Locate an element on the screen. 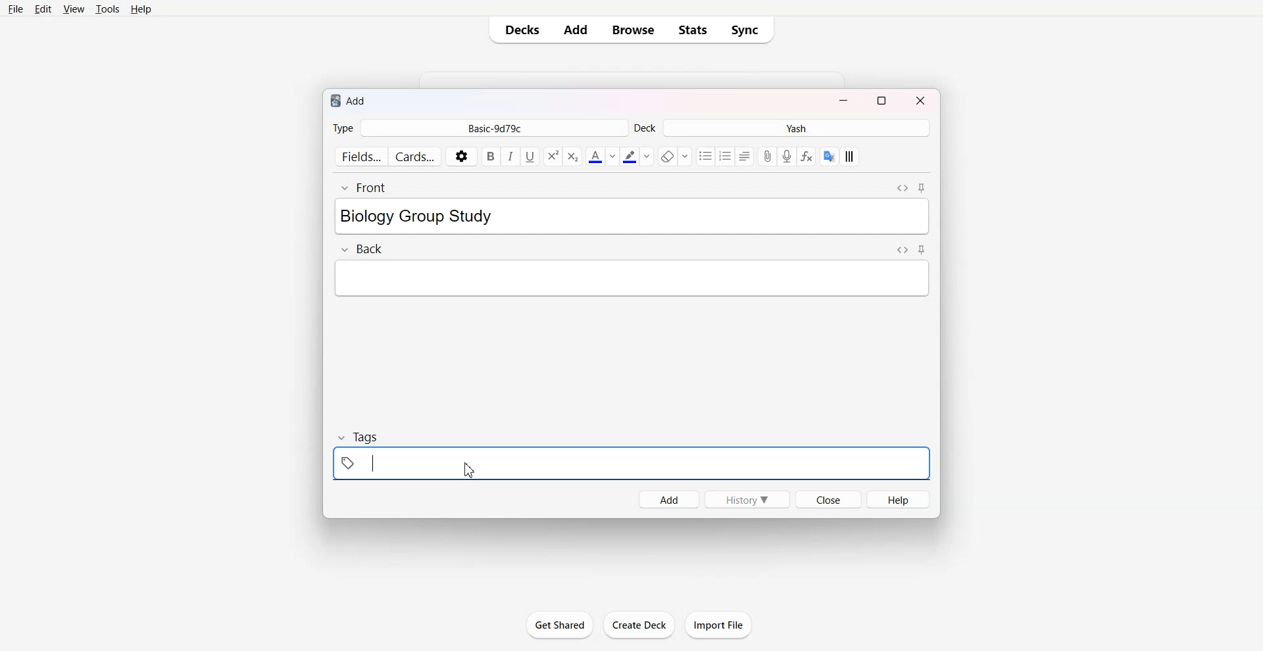  Tag is located at coordinates (359, 437).